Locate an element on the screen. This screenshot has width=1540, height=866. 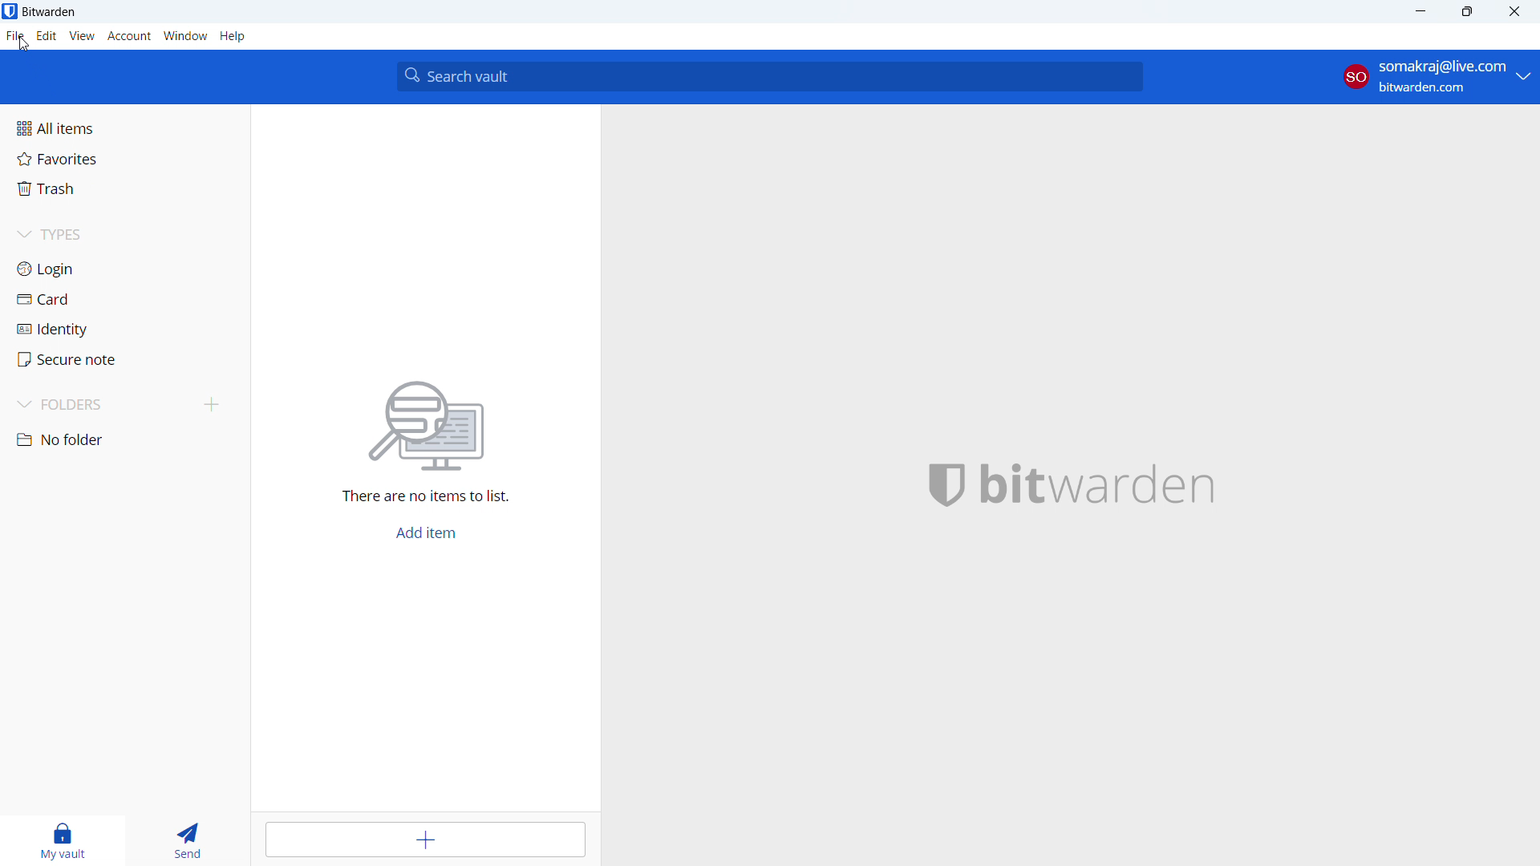
add folder is located at coordinates (210, 405).